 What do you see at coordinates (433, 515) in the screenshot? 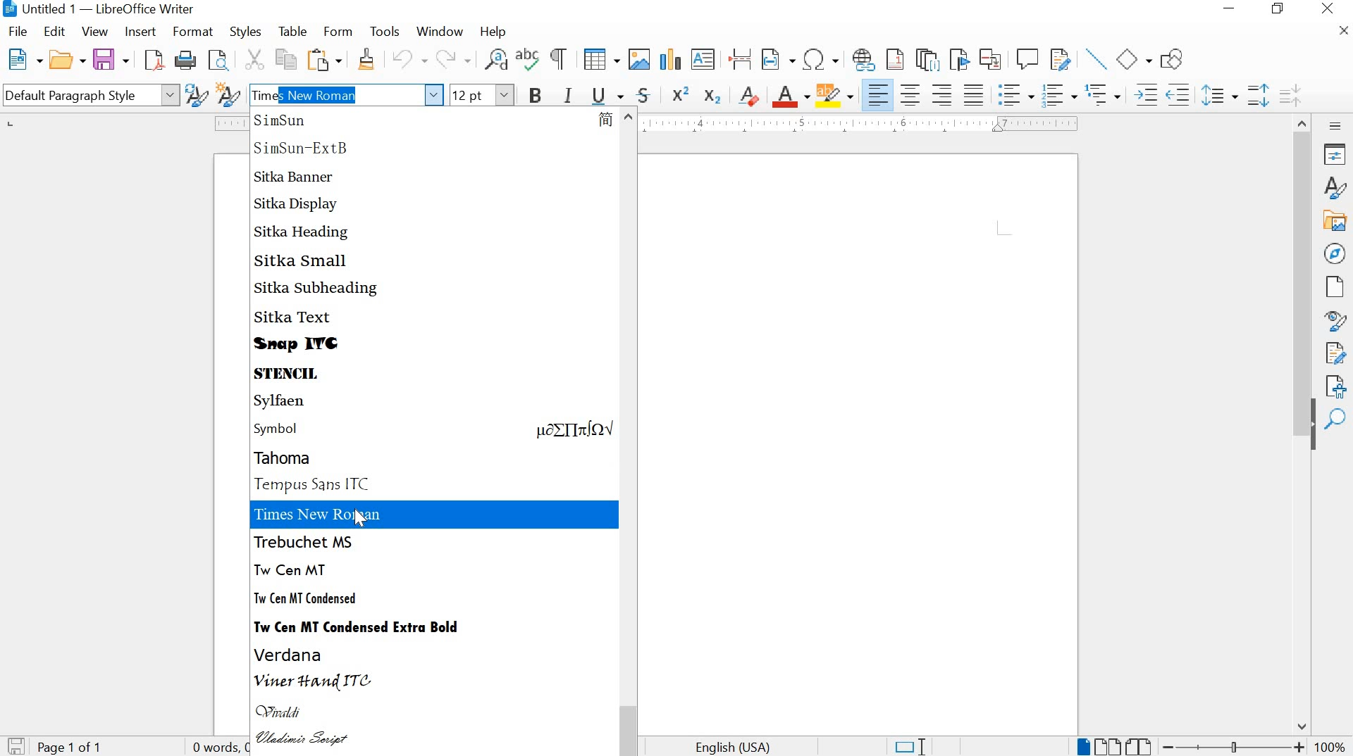
I see `TIMES NEW ROMAN` at bounding box center [433, 515].